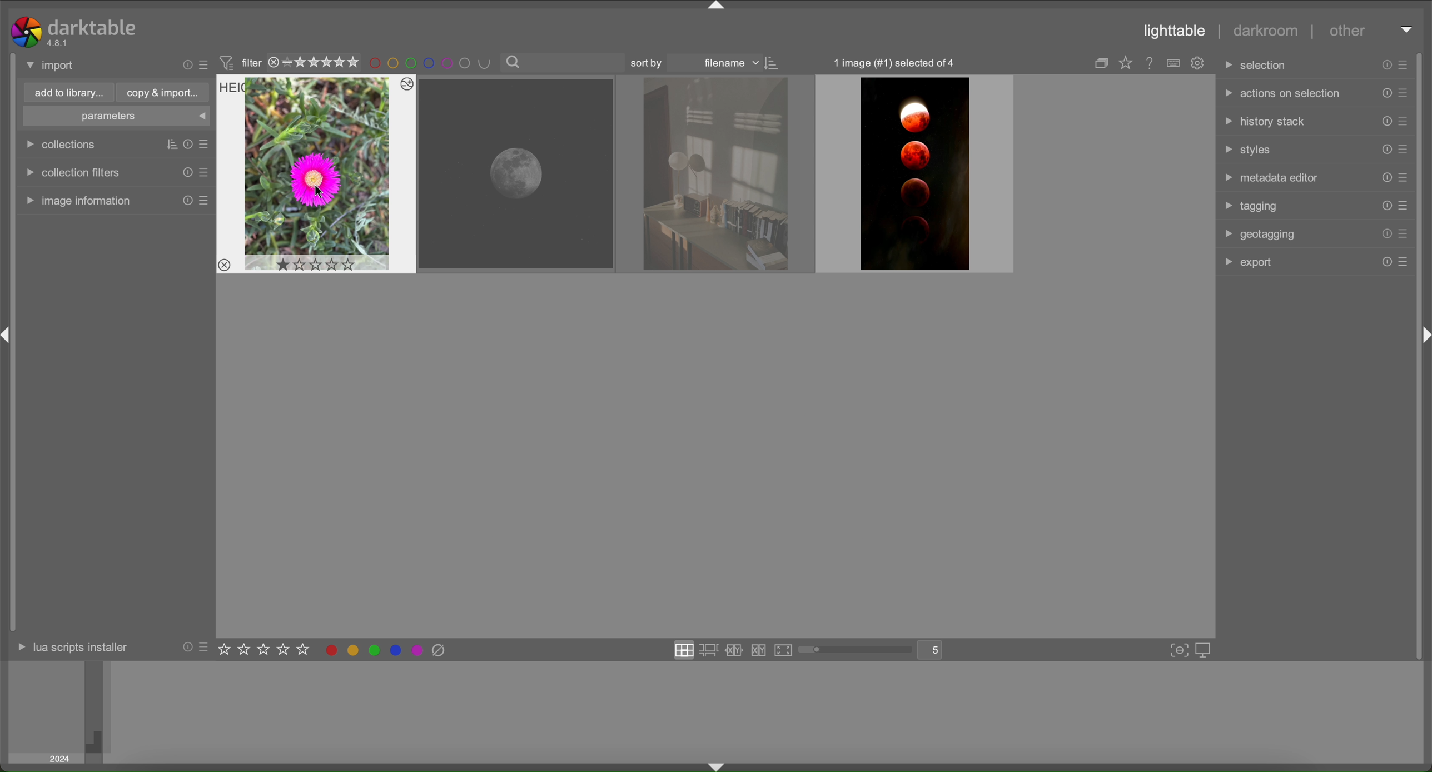  I want to click on presets, so click(1404, 261).